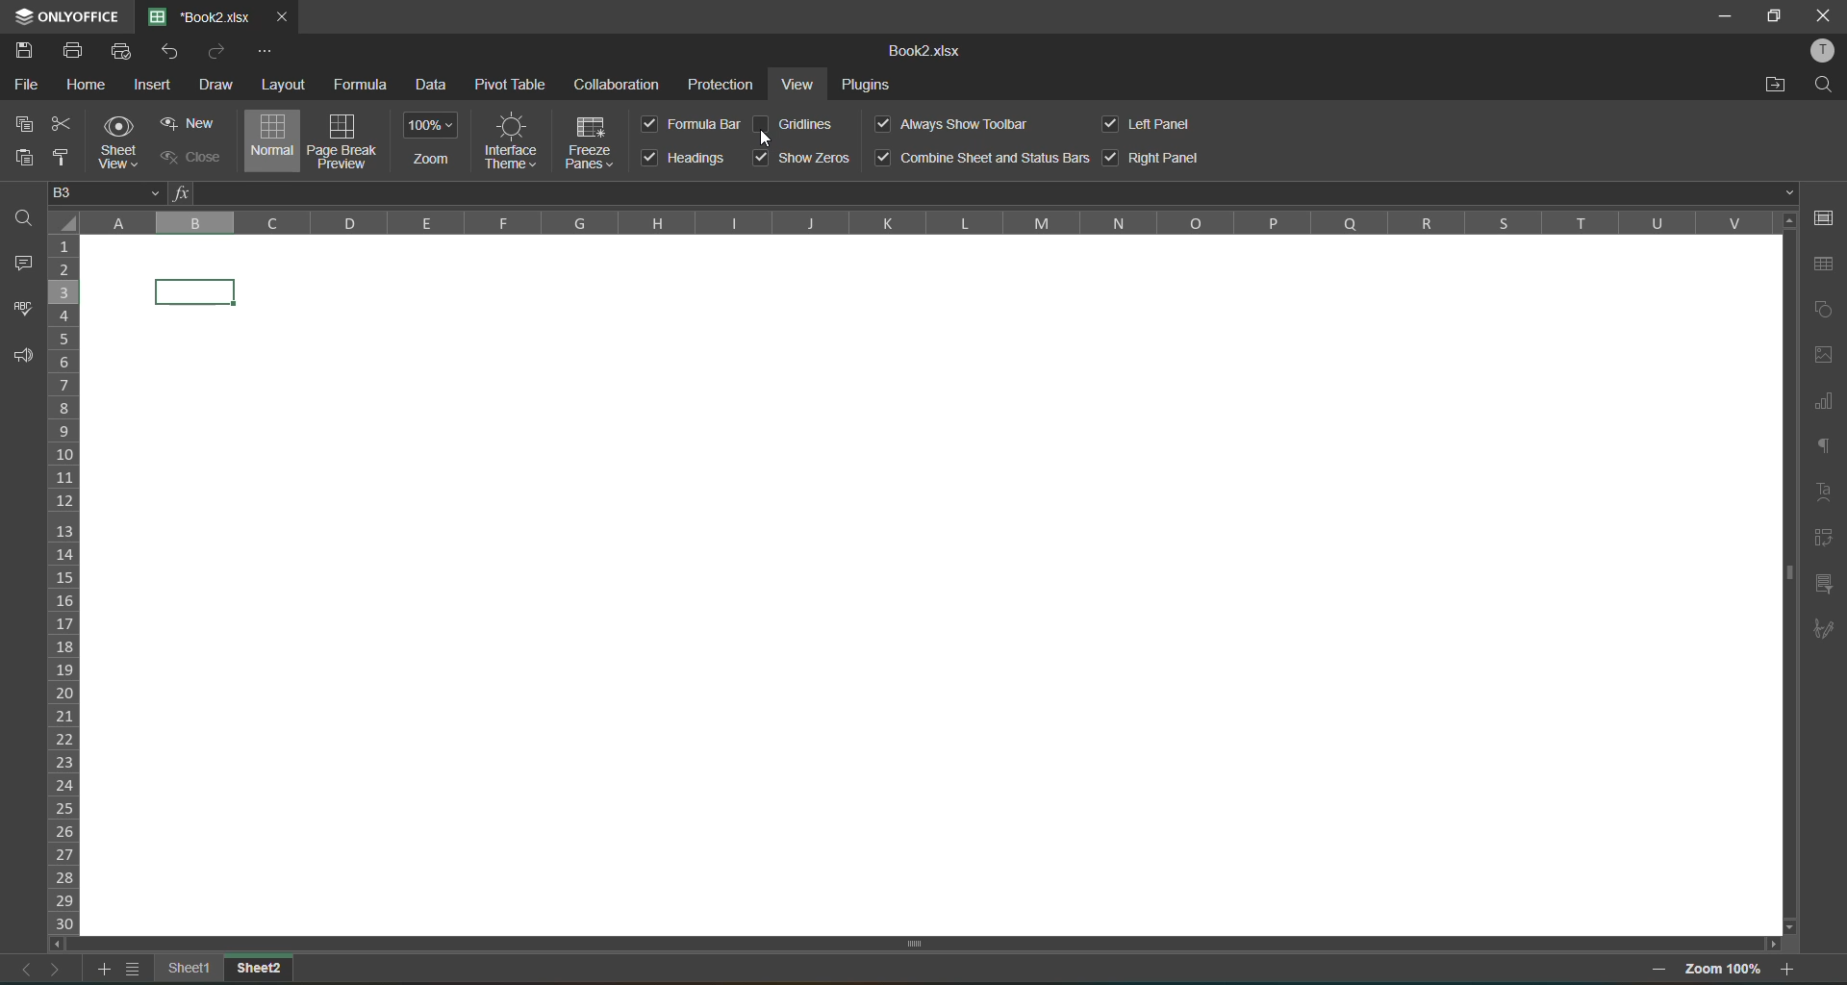 The image size is (1847, 985). Describe the element at coordinates (509, 139) in the screenshot. I see `interface theme` at that location.